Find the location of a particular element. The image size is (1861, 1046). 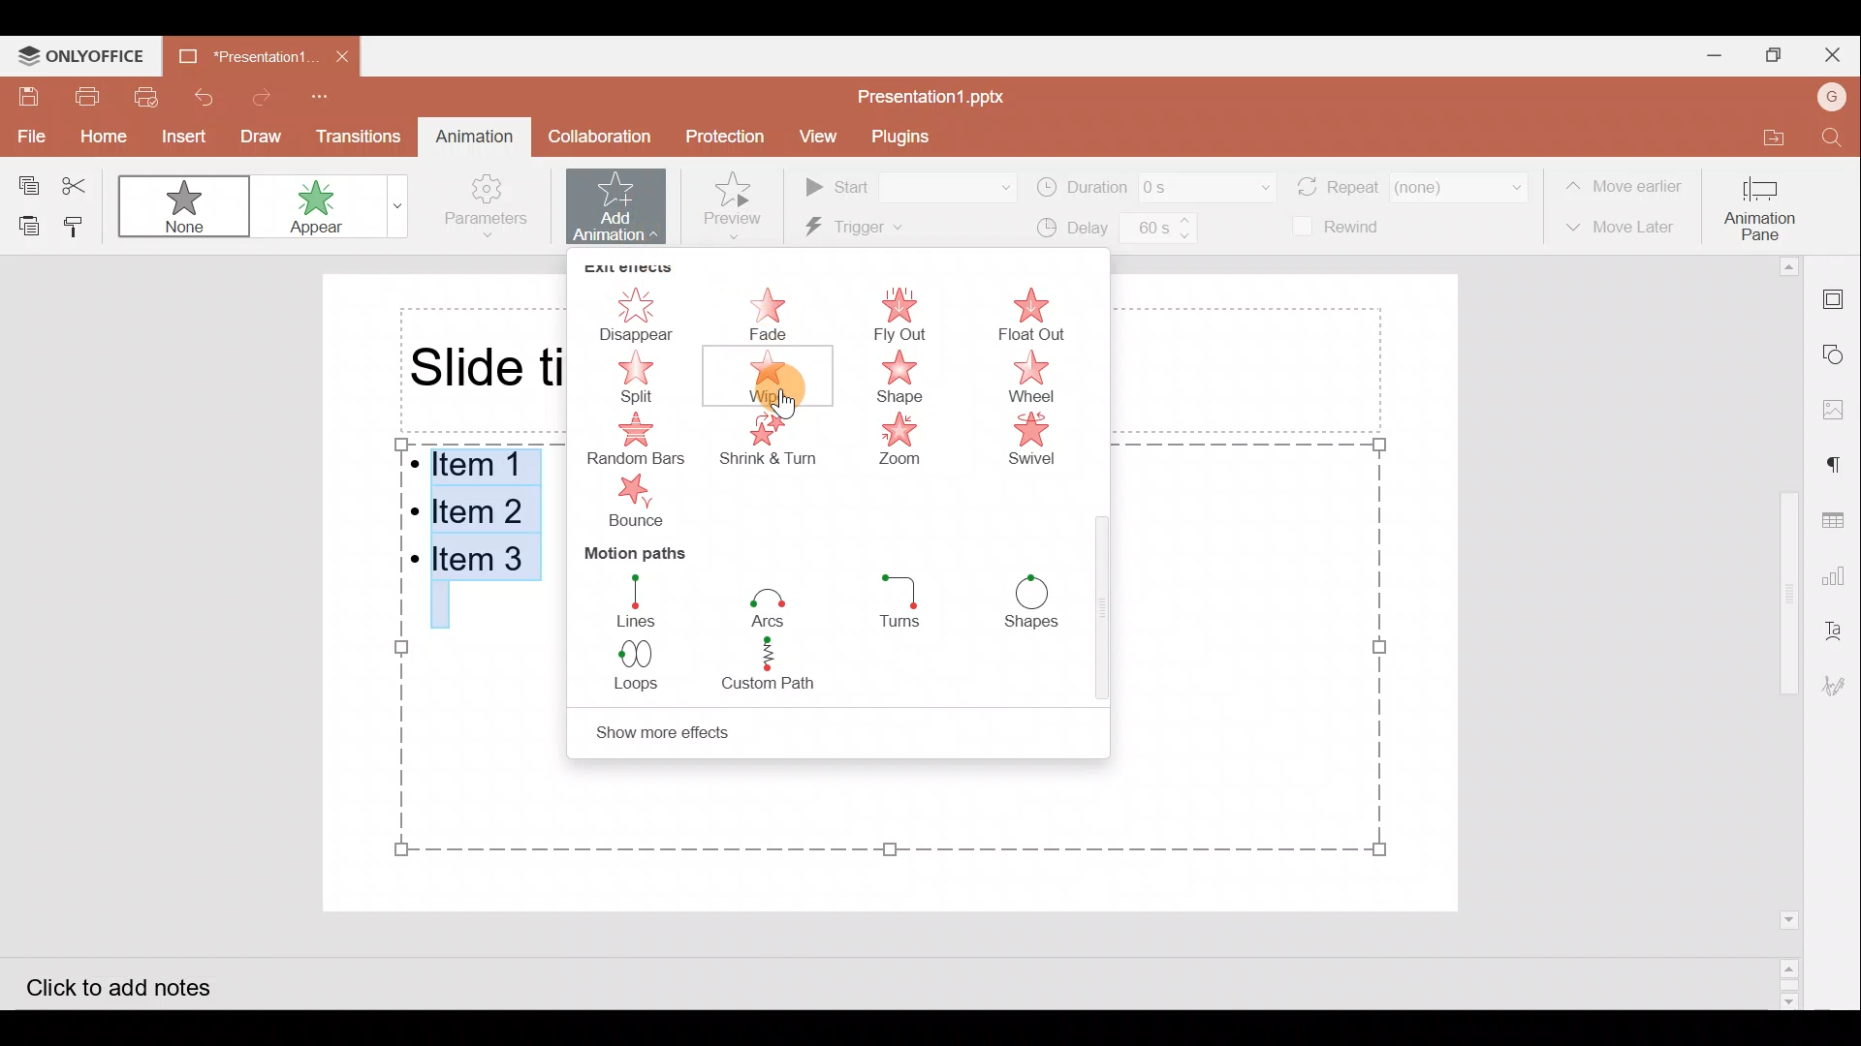

Trigger is located at coordinates (893, 229).